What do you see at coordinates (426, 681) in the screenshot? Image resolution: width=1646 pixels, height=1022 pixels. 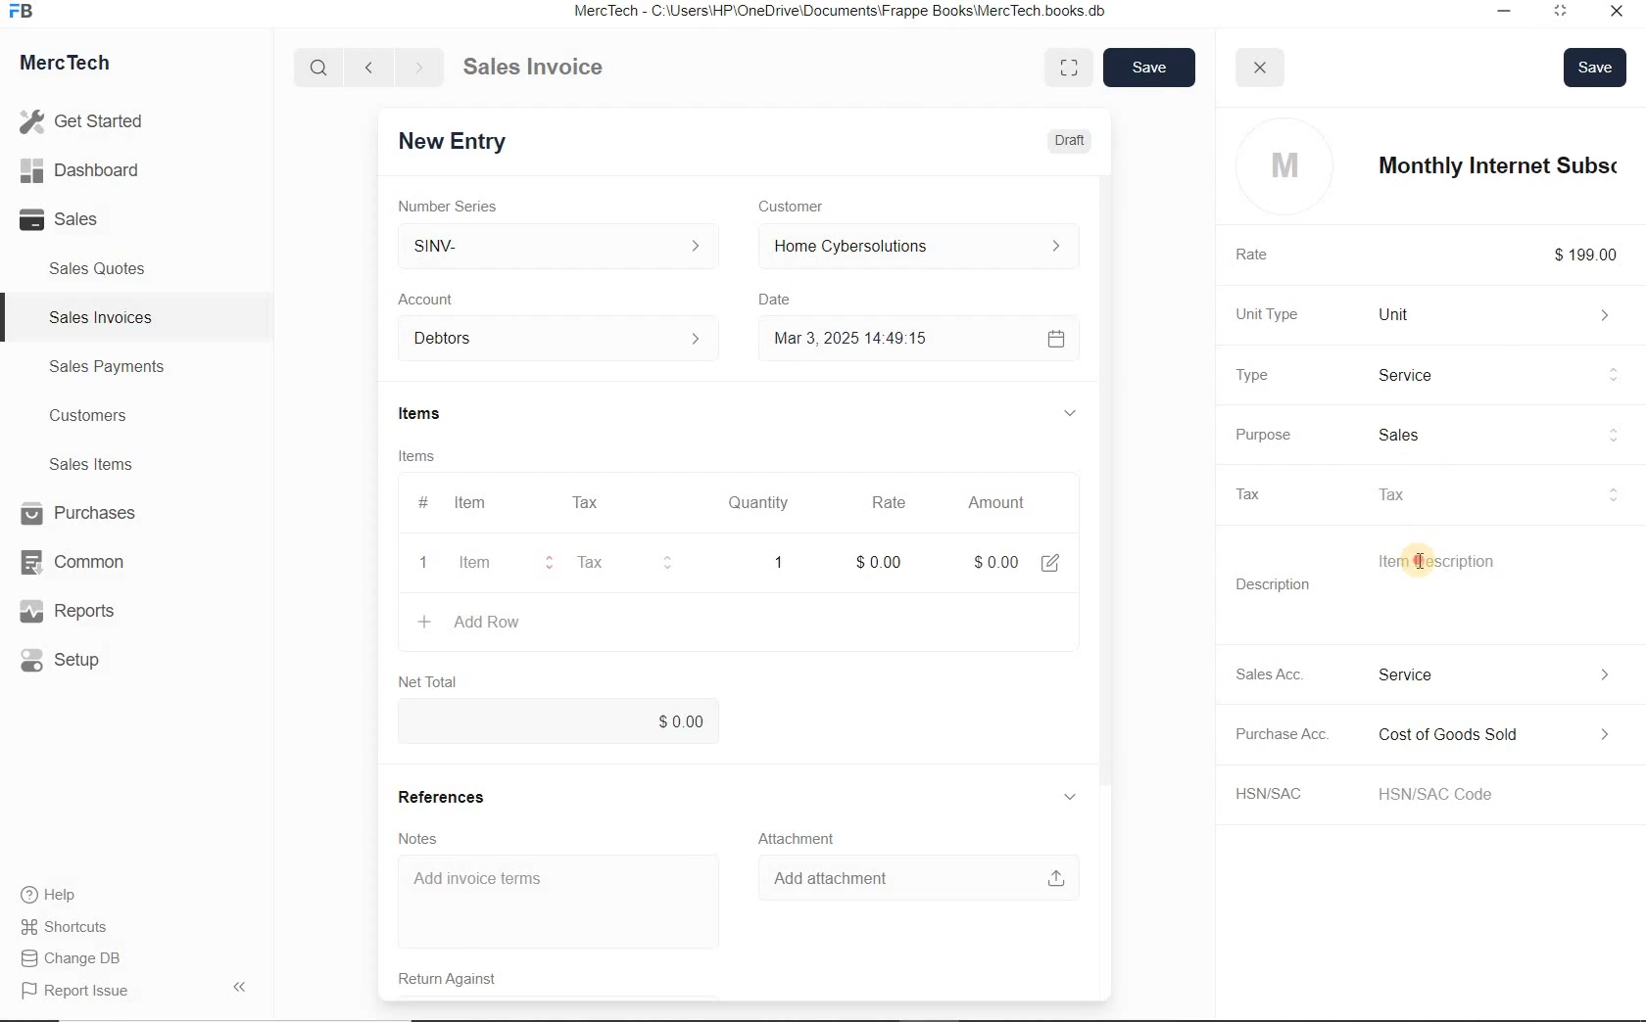 I see `Net Total` at bounding box center [426, 681].